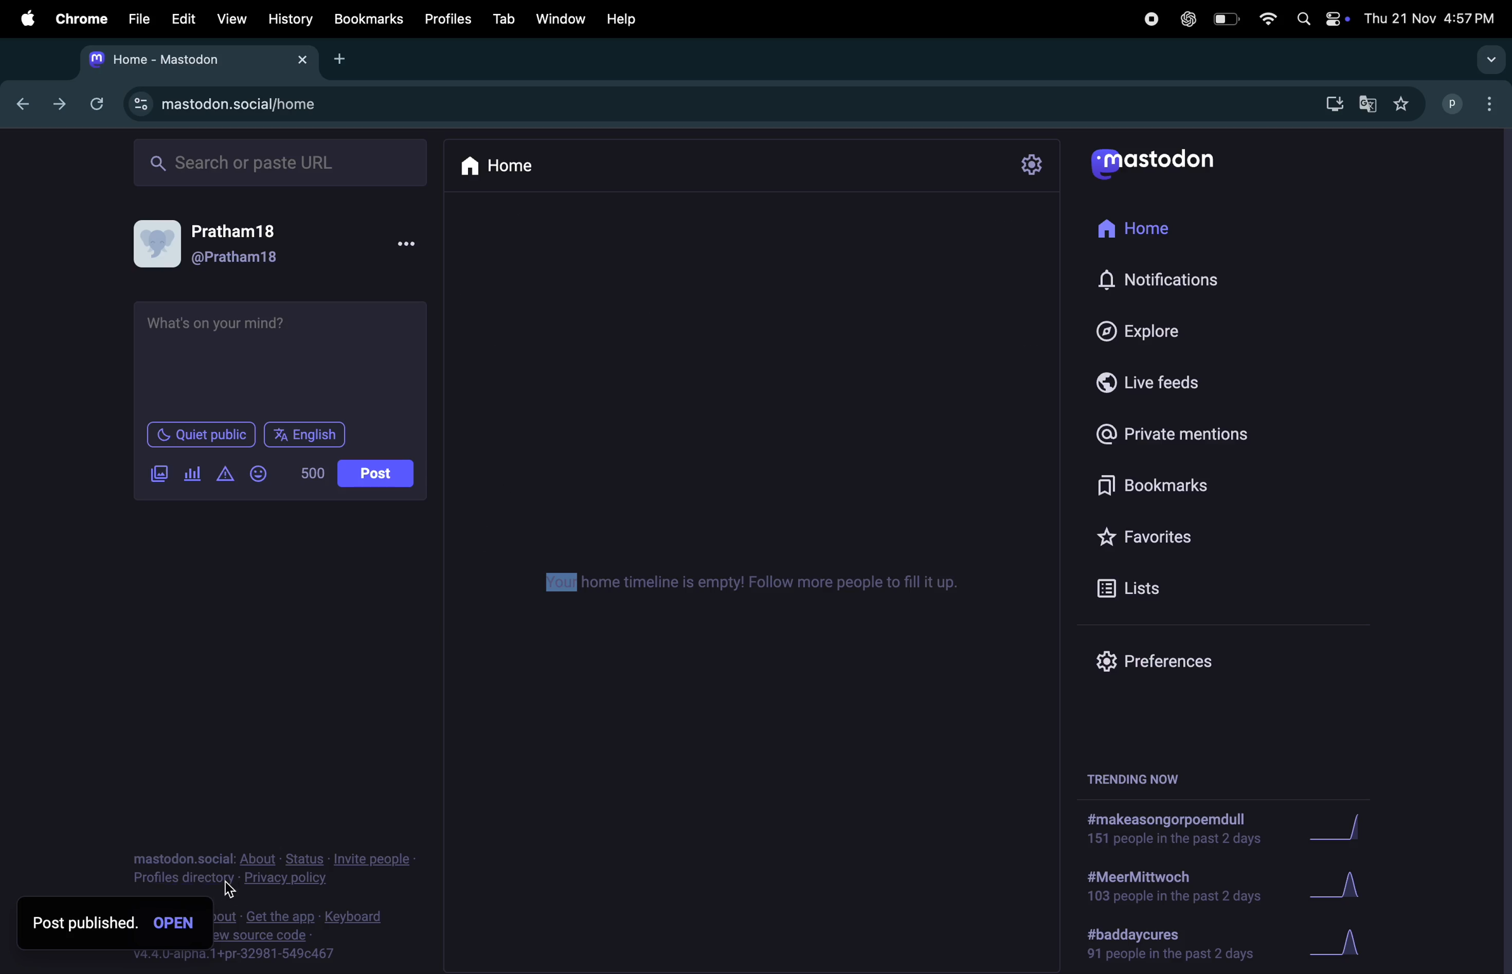 This screenshot has width=1512, height=974. I want to click on bookmarks, so click(369, 20).